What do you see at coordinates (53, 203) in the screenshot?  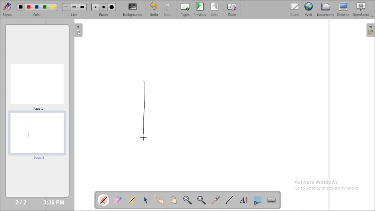 I see `3:36 PM` at bounding box center [53, 203].